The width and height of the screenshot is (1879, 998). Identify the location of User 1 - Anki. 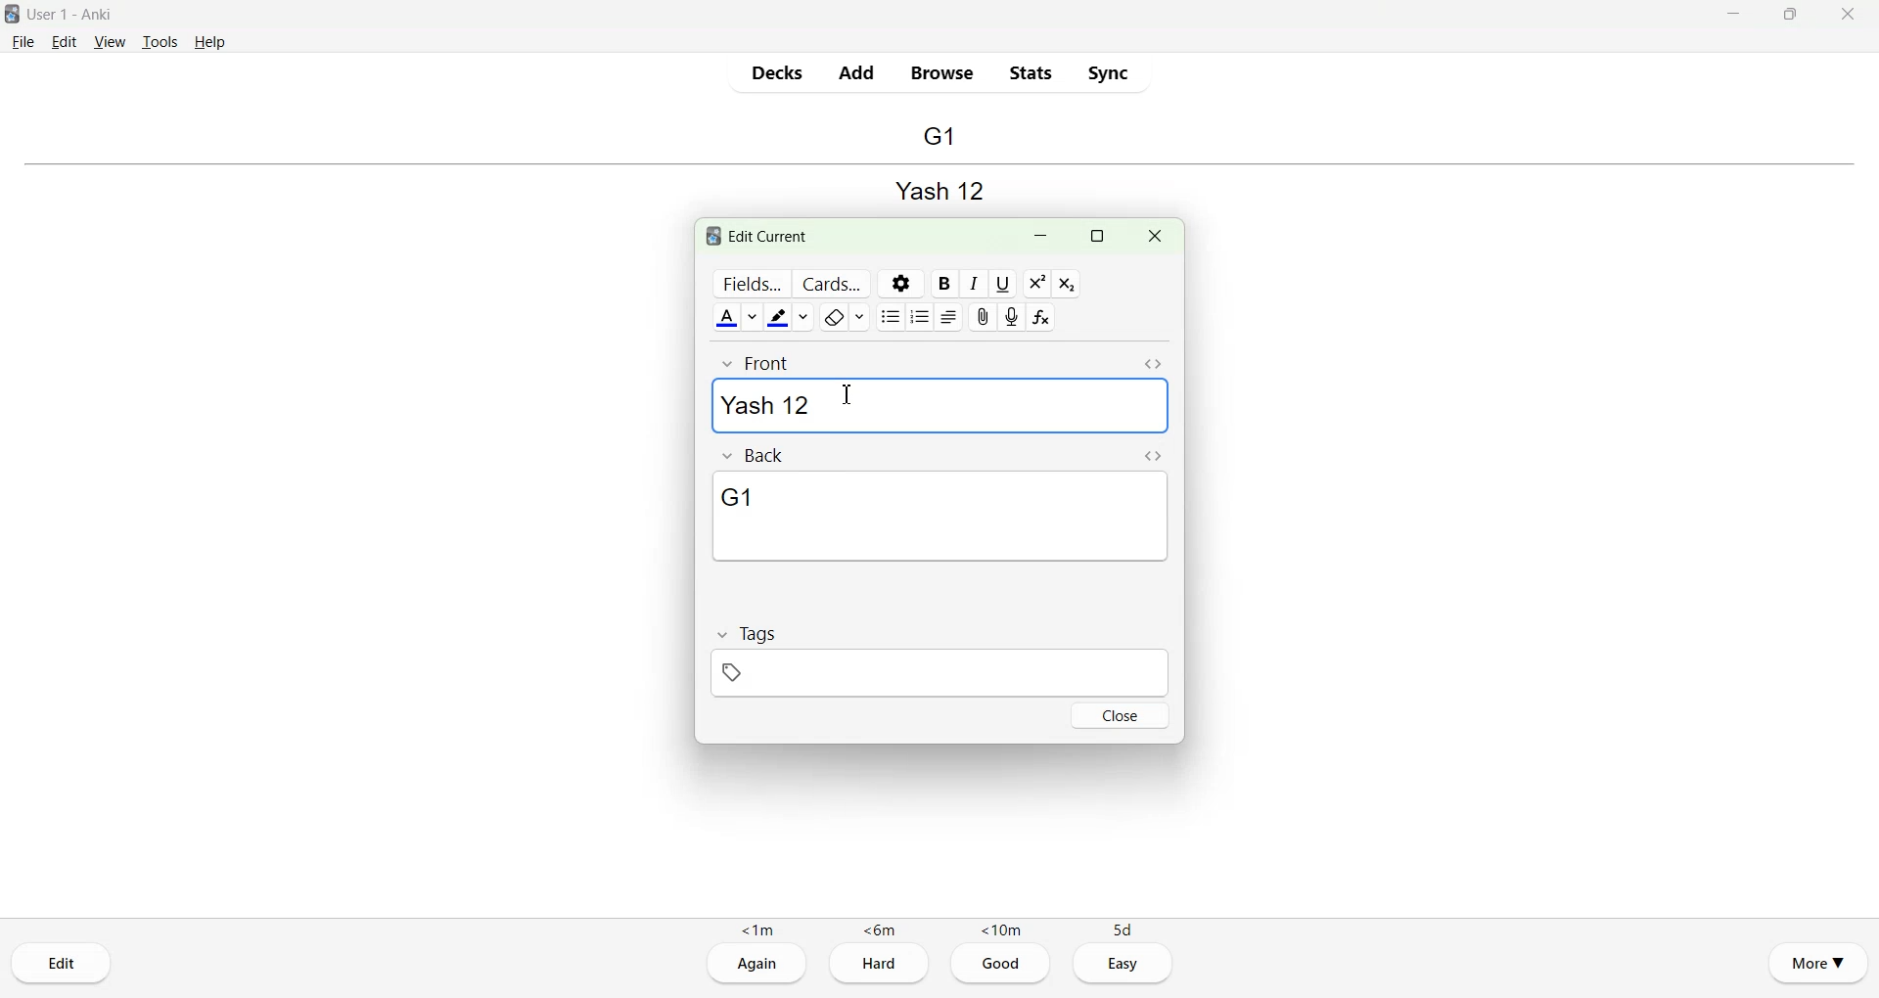
(82, 15).